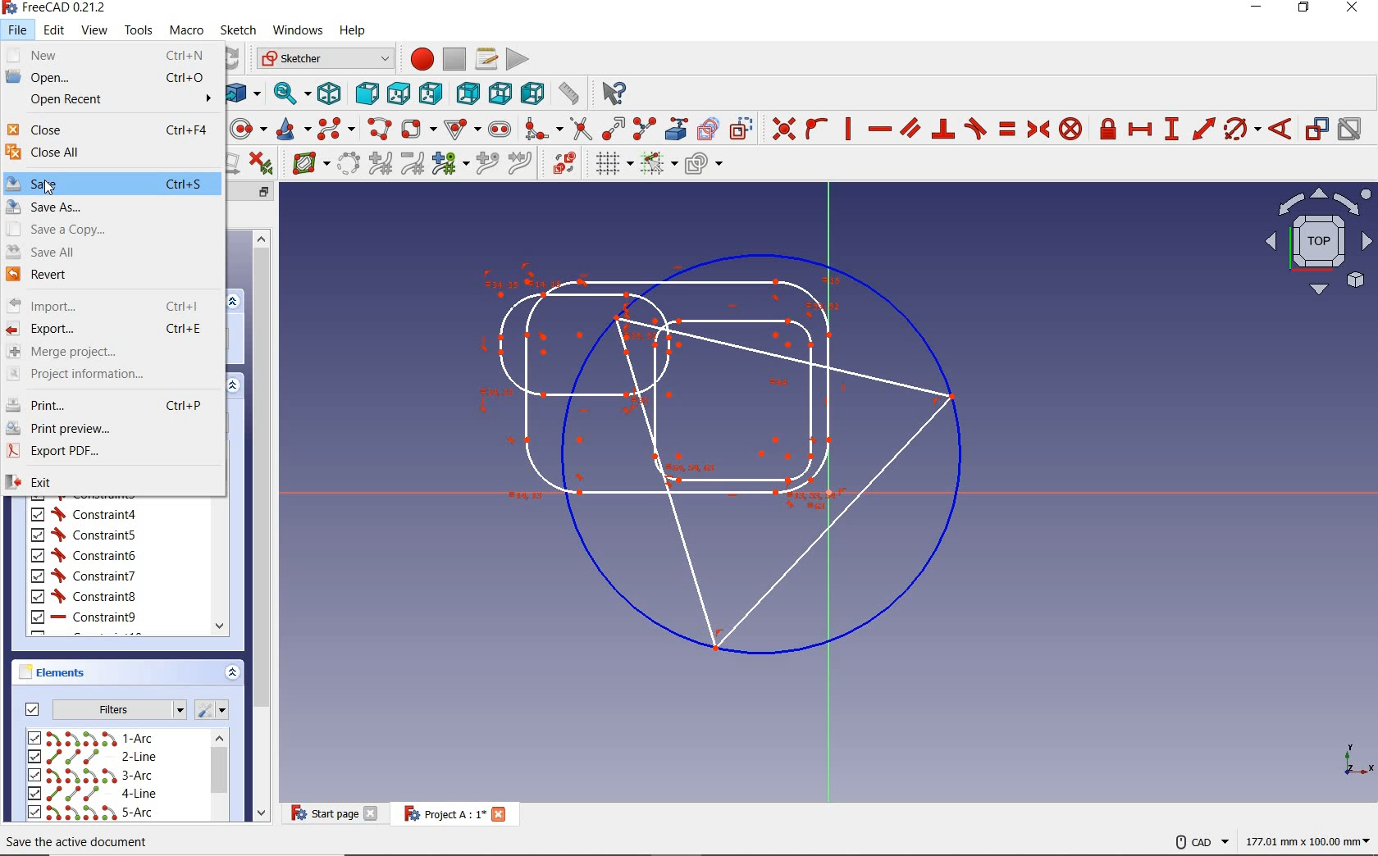 This screenshot has width=1378, height=856. Describe the element at coordinates (84, 514) in the screenshot. I see `constraint4` at that location.